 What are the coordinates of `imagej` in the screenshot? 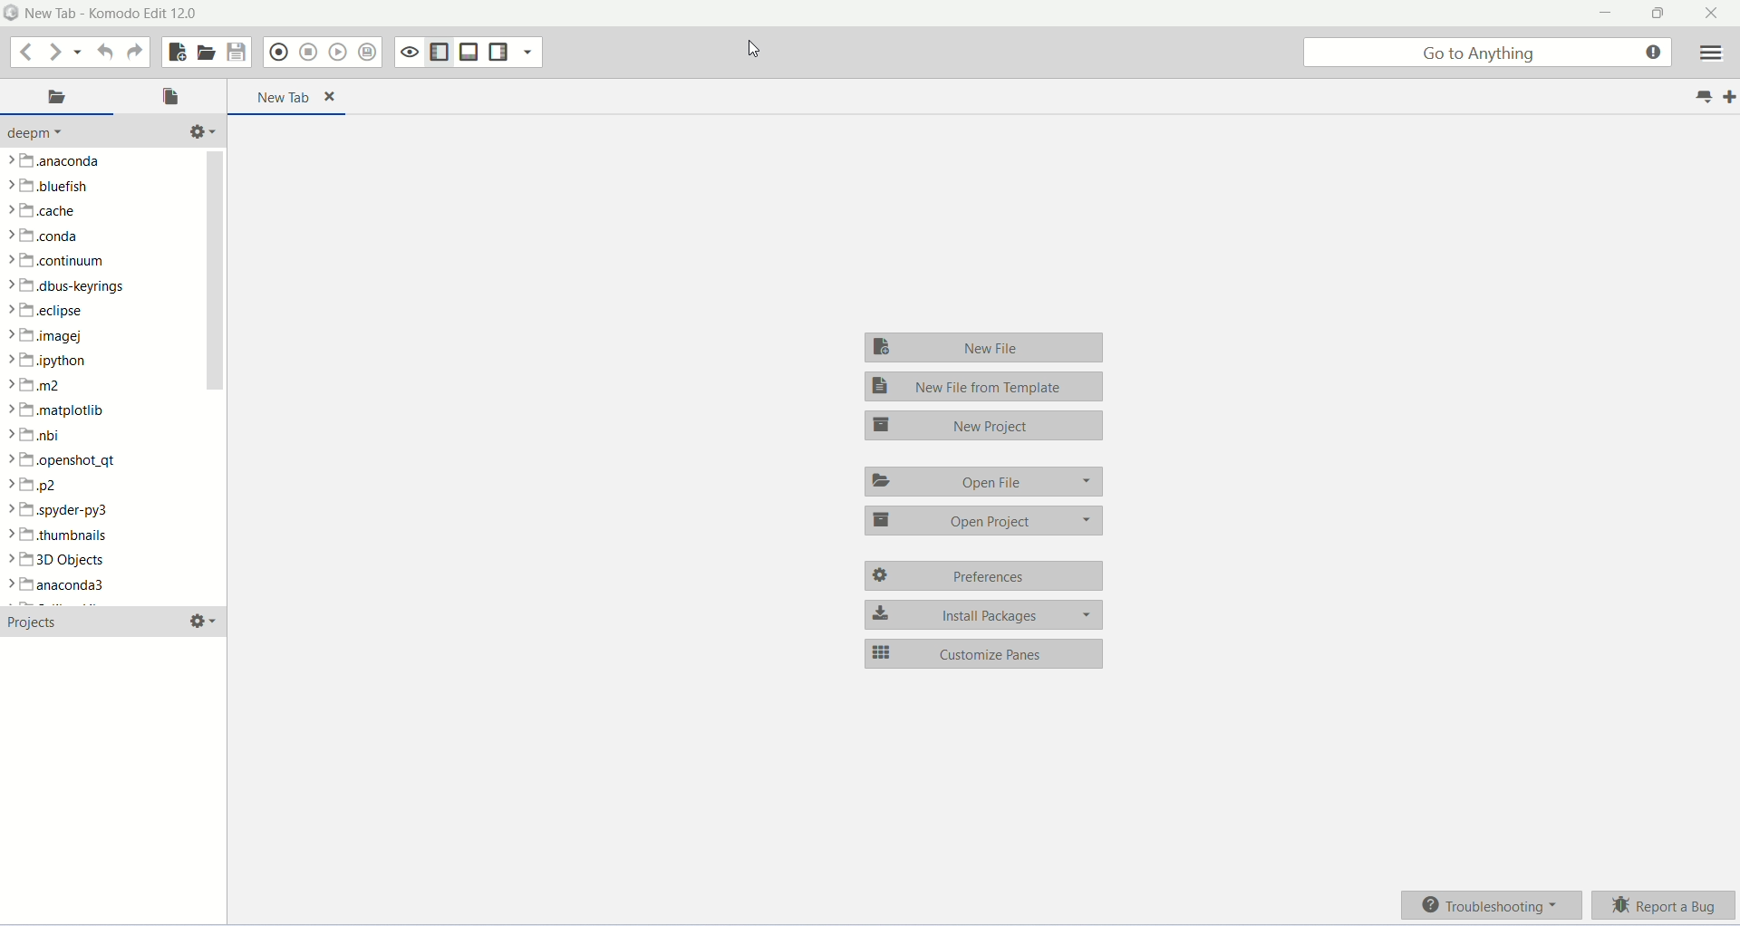 It's located at (47, 337).